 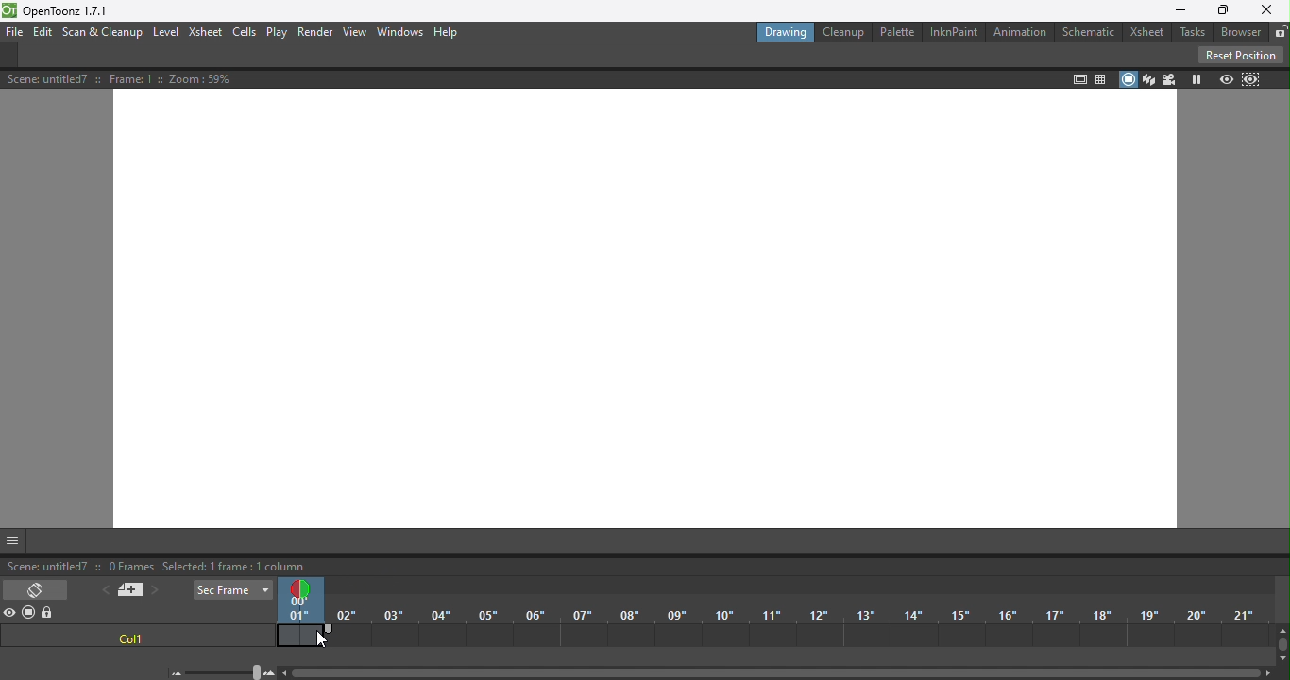 What do you see at coordinates (51, 614) in the screenshot?
I see `Lock toggle all` at bounding box center [51, 614].